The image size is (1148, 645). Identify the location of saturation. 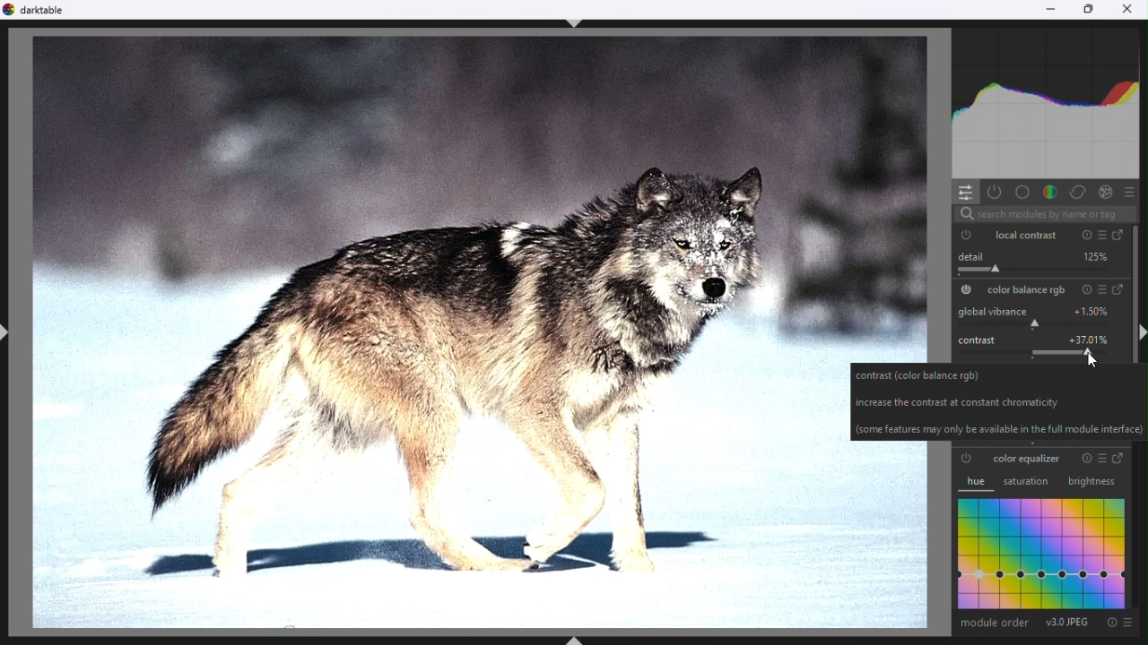
(1030, 482).